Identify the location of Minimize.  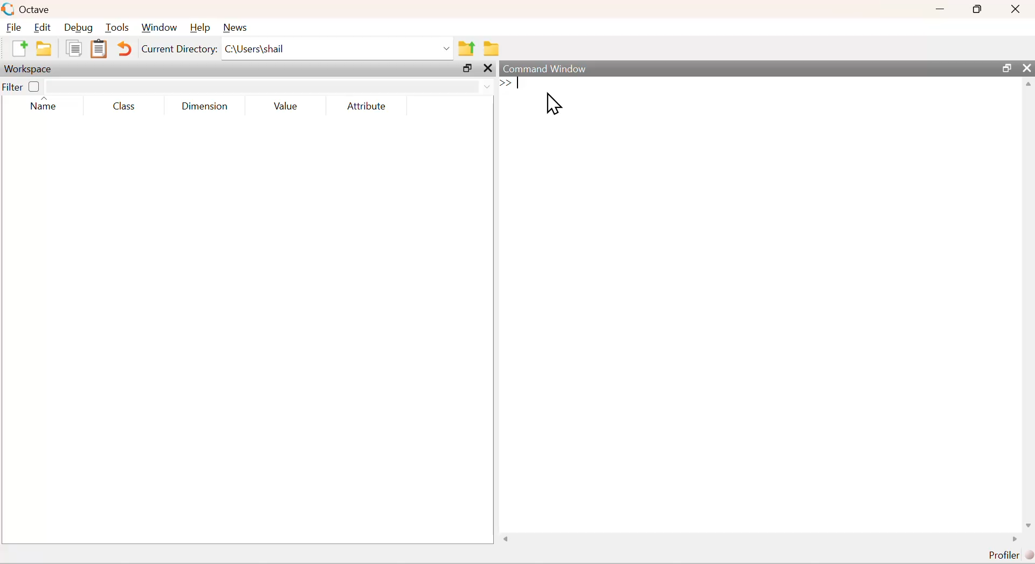
(944, 9).